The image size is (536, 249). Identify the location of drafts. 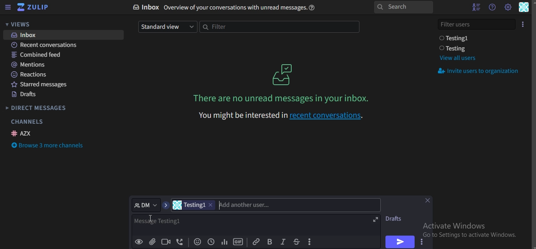
(25, 95).